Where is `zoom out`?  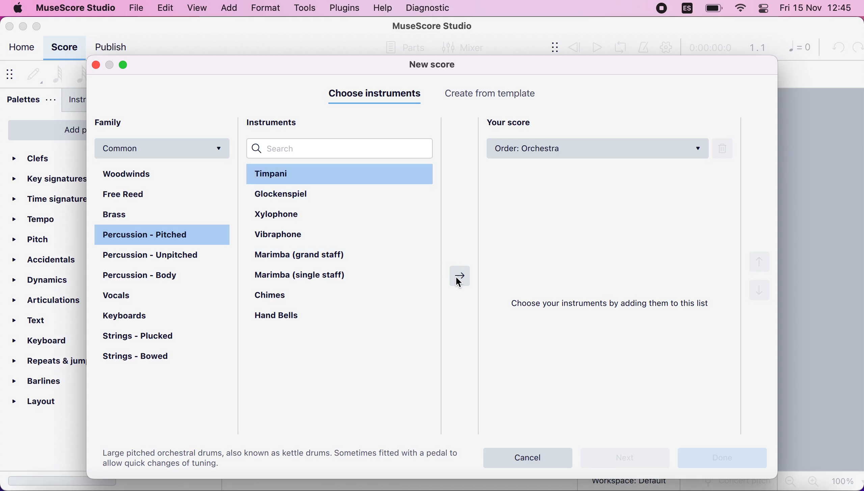 zoom out is located at coordinates (789, 481).